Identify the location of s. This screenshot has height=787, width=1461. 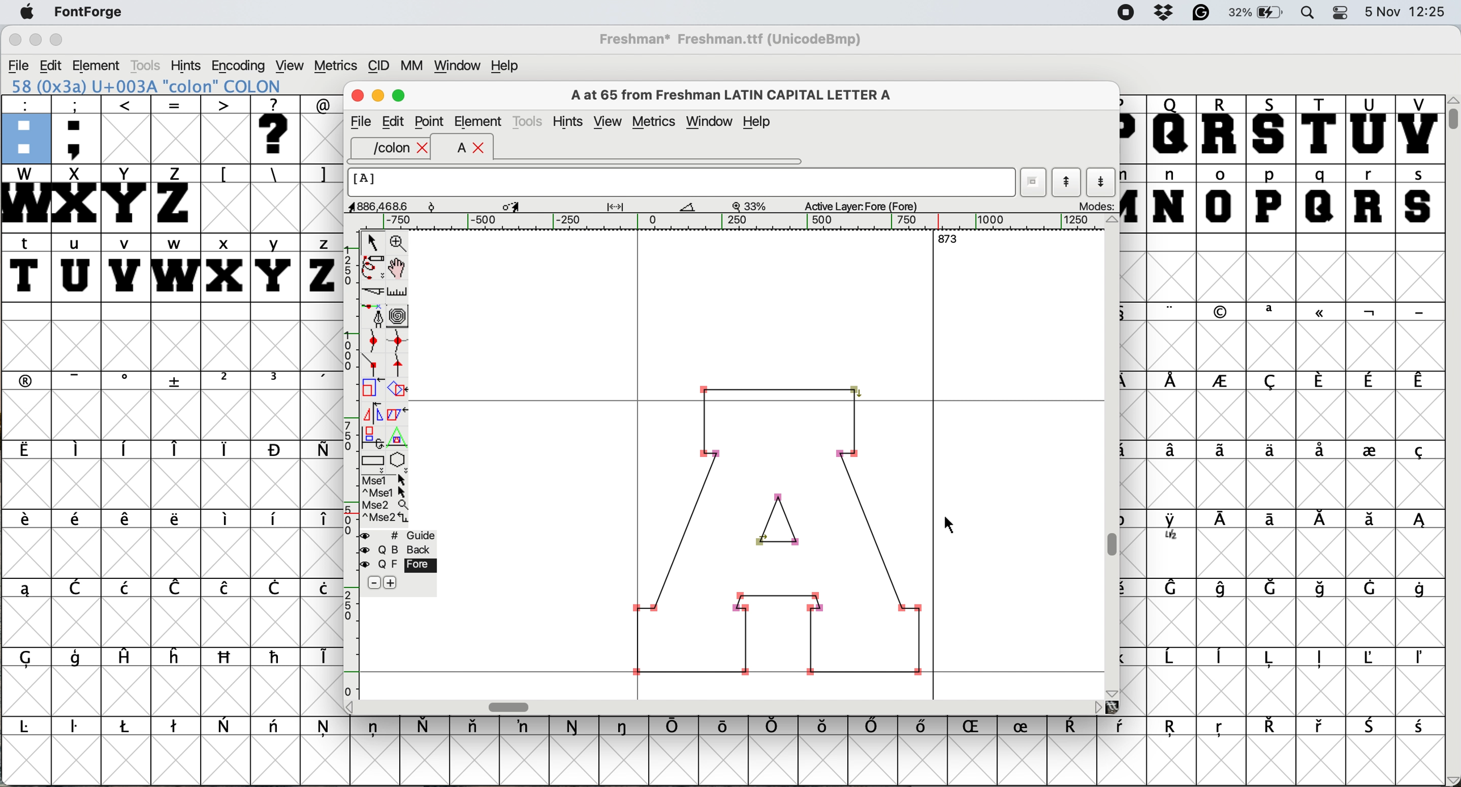
(1419, 197).